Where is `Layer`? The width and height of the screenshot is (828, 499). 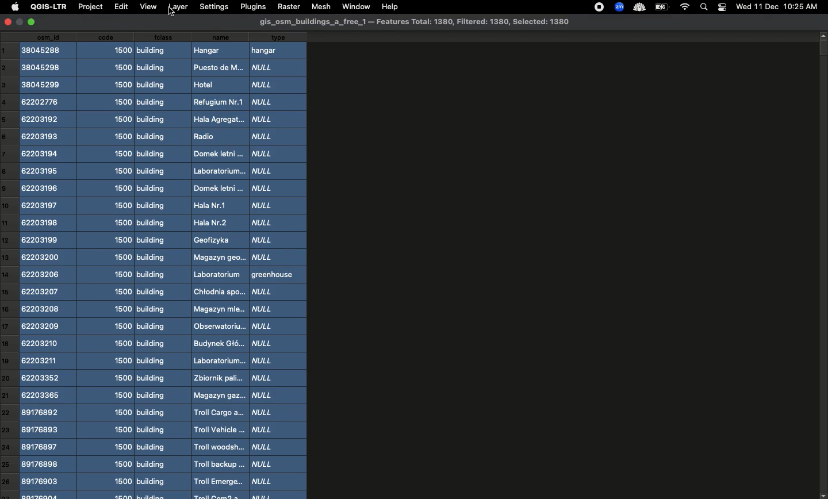 Layer is located at coordinates (178, 7).